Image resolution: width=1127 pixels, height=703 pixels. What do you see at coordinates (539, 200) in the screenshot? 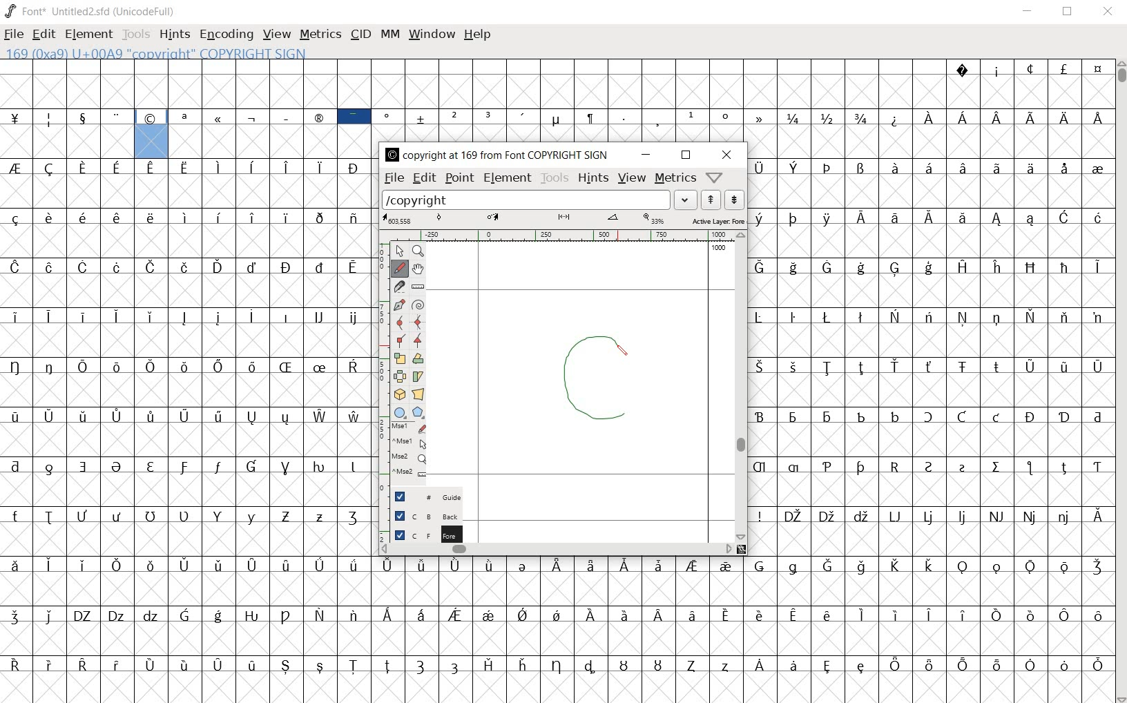
I see `load word list` at bounding box center [539, 200].